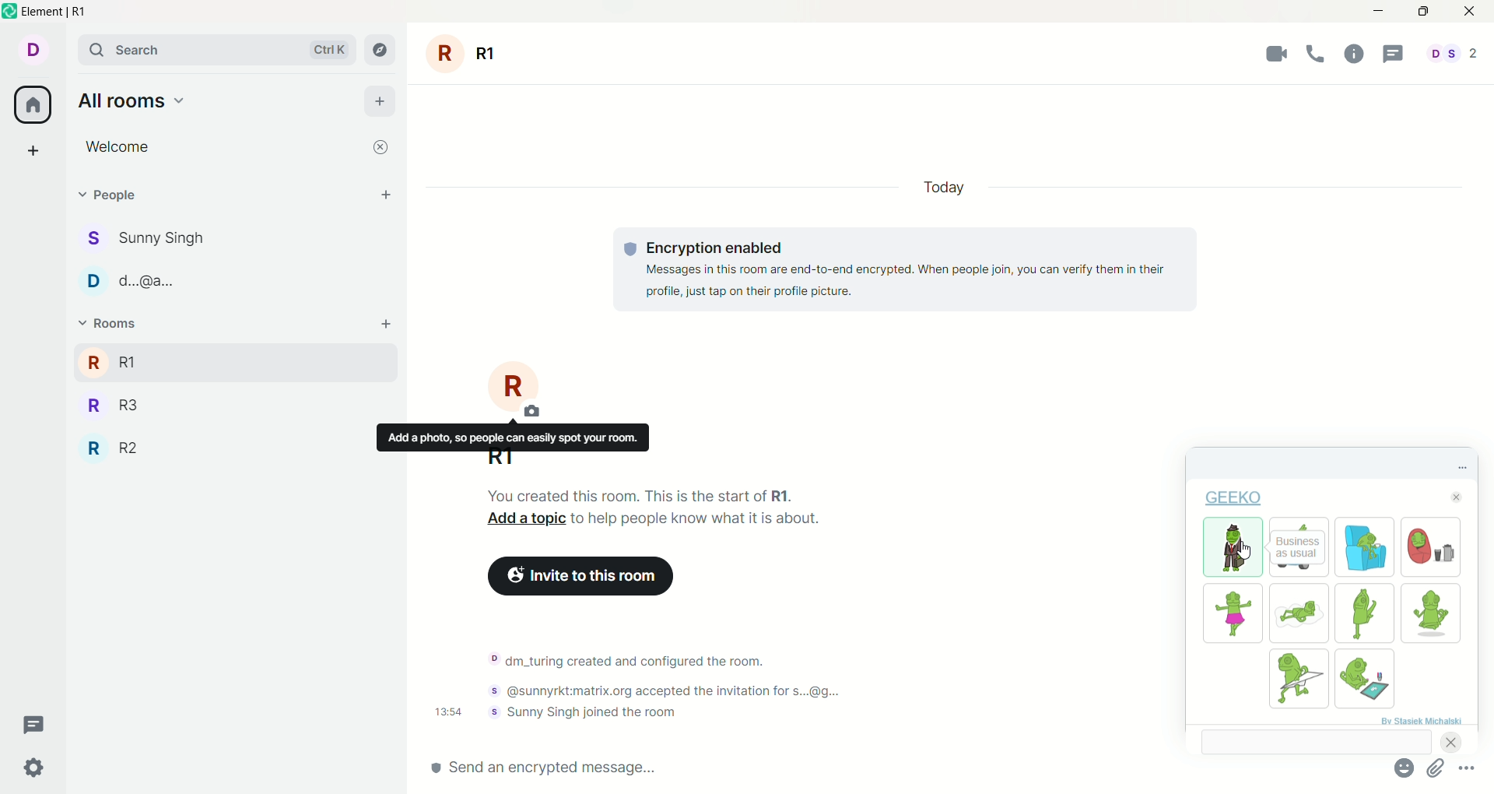 This screenshot has height=794, width=1494. Describe the element at coordinates (1379, 12) in the screenshot. I see `minimize` at that location.